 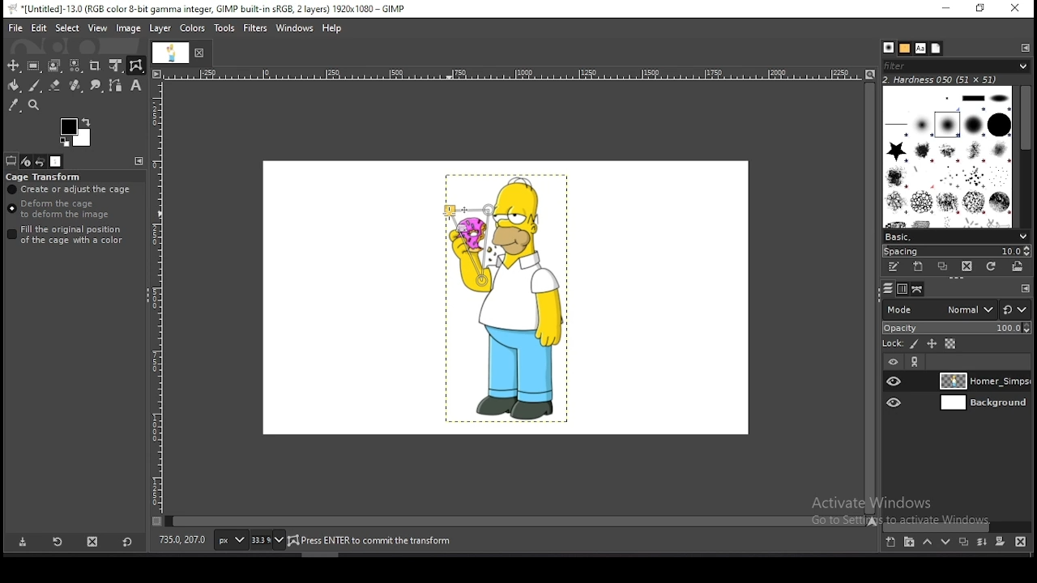 What do you see at coordinates (94, 543) in the screenshot?
I see `delete tool preset` at bounding box center [94, 543].